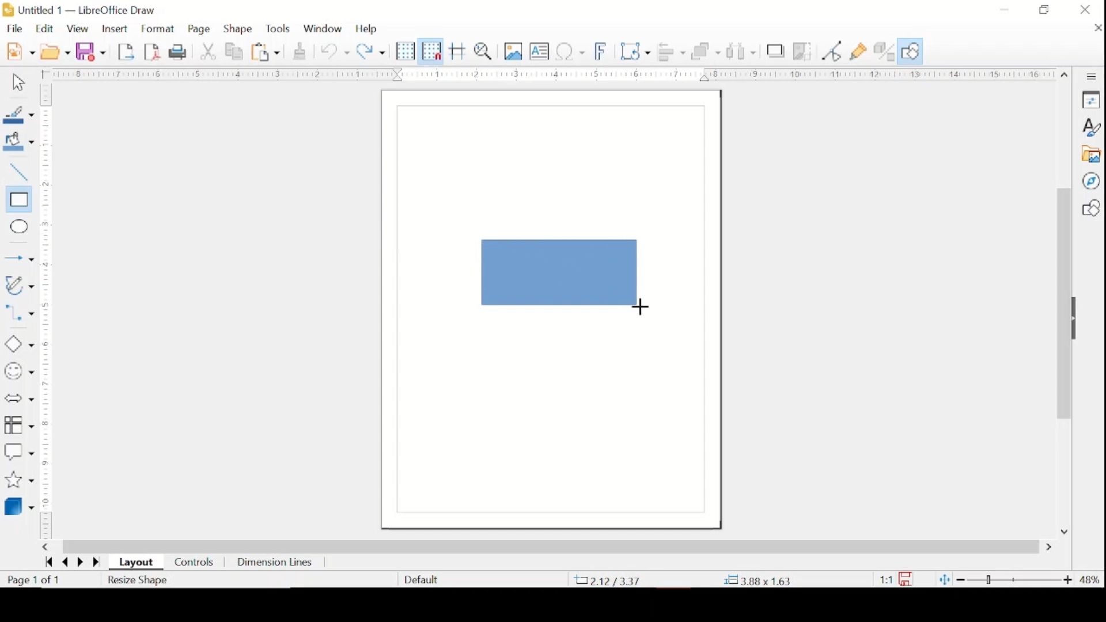  I want to click on tools, so click(278, 29).